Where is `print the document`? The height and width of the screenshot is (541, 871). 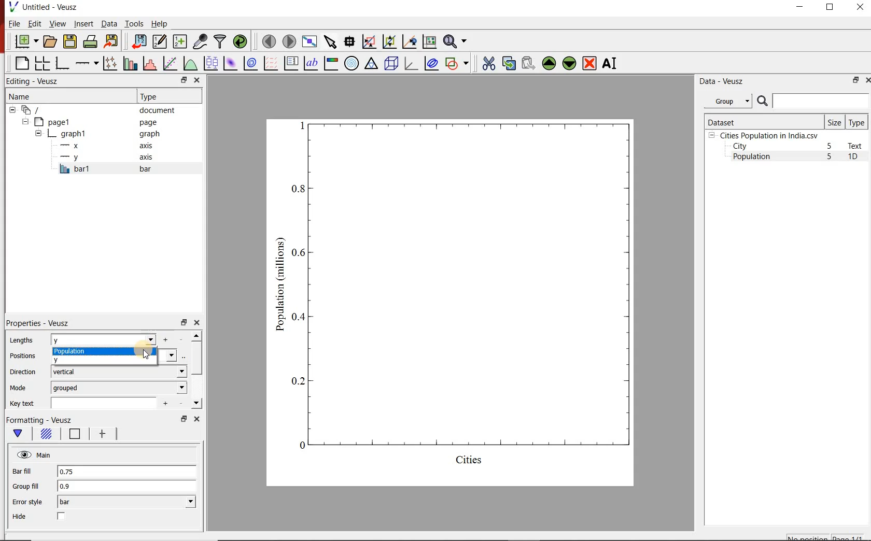 print the document is located at coordinates (90, 42).